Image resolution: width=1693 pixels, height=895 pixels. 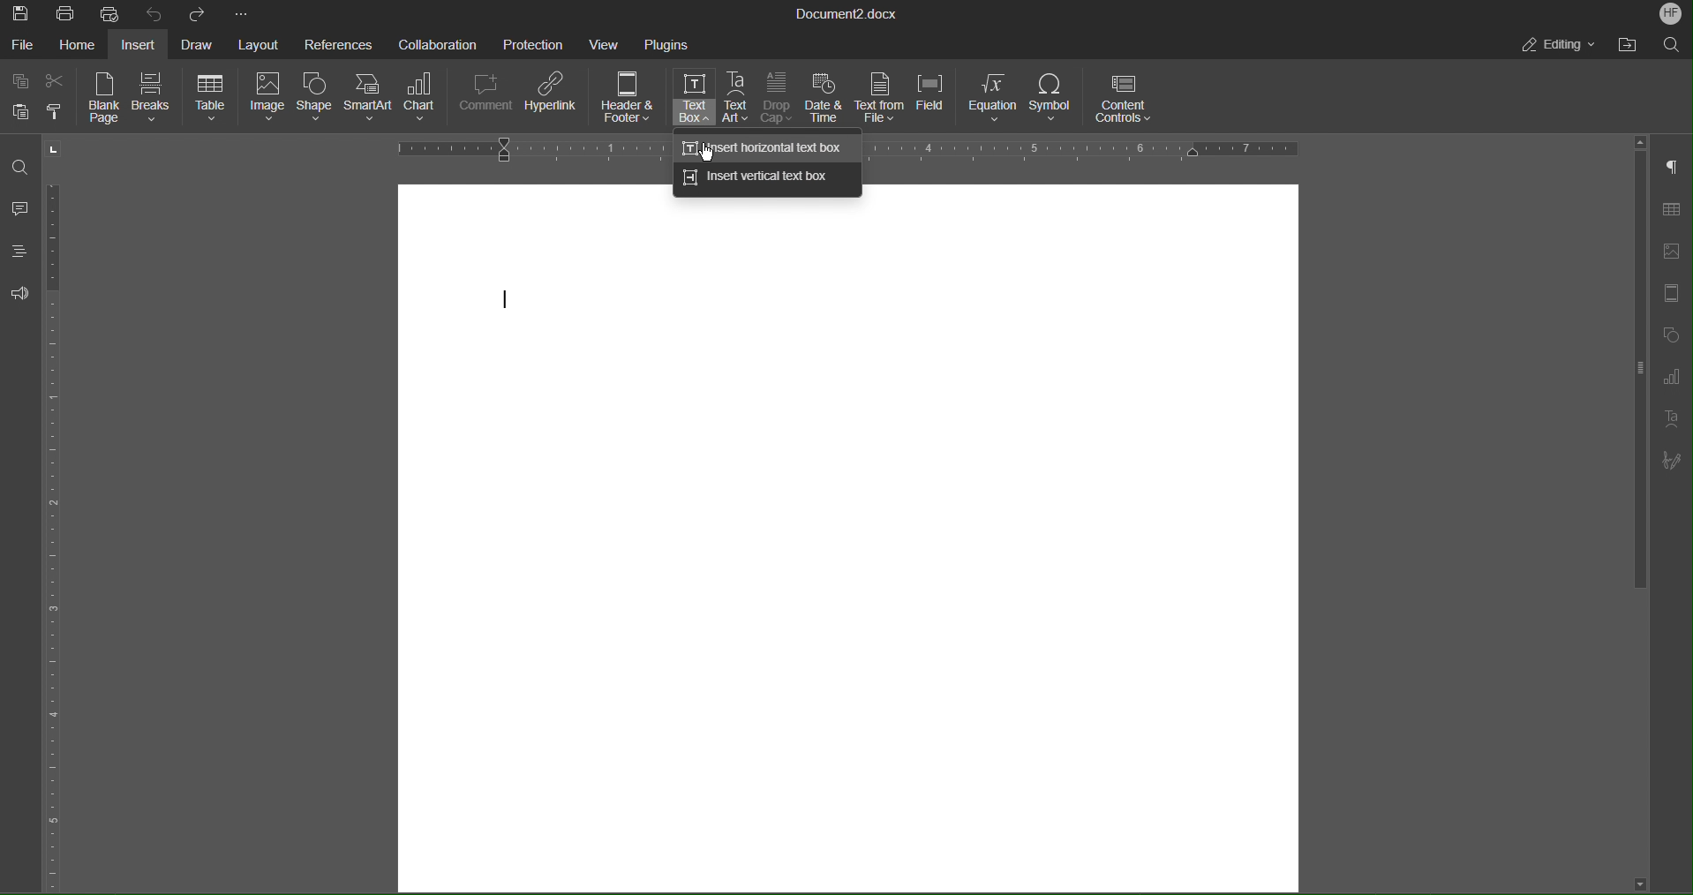 I want to click on Paste, so click(x=20, y=111).